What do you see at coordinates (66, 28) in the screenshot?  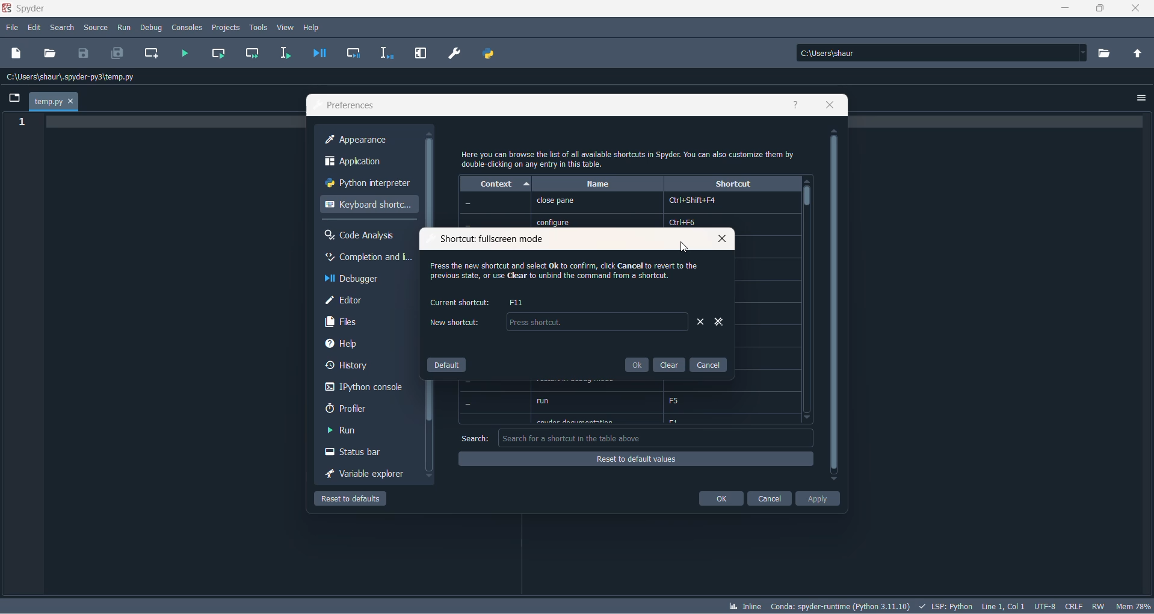 I see `search` at bounding box center [66, 28].